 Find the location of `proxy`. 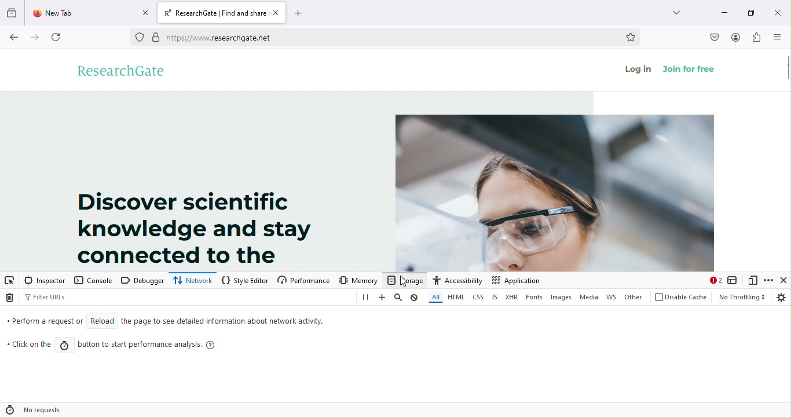

proxy is located at coordinates (138, 36).